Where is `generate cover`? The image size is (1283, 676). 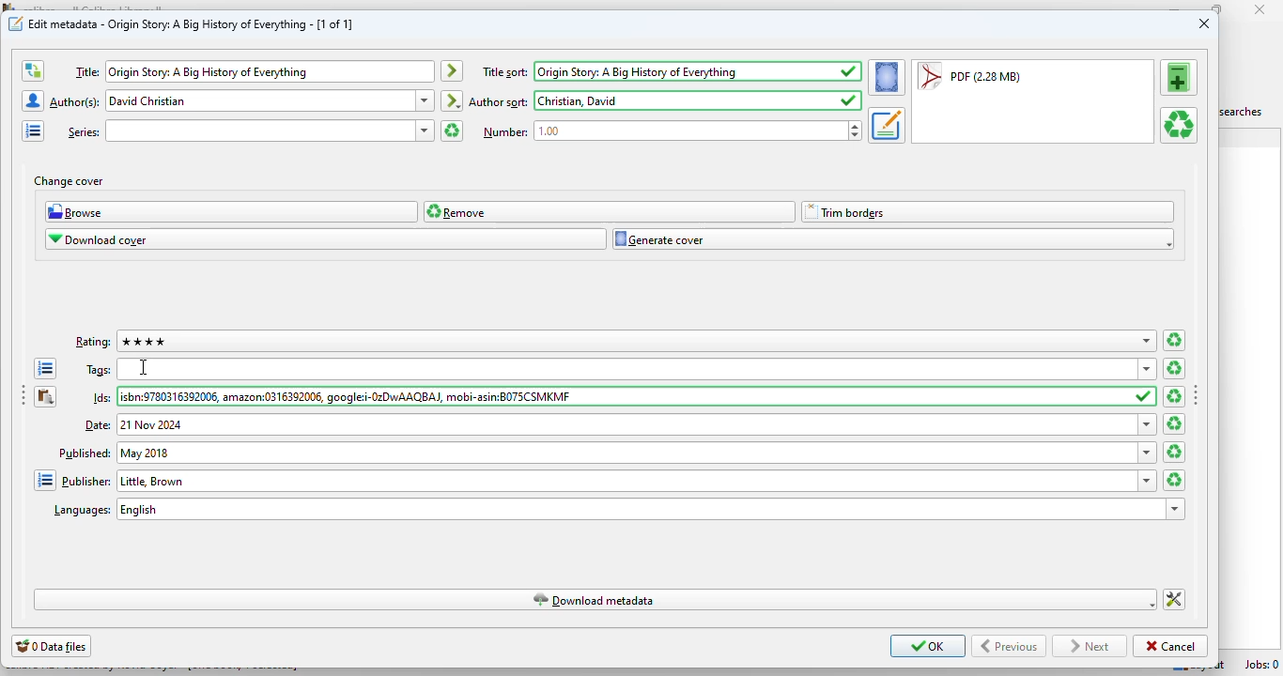 generate cover is located at coordinates (893, 239).